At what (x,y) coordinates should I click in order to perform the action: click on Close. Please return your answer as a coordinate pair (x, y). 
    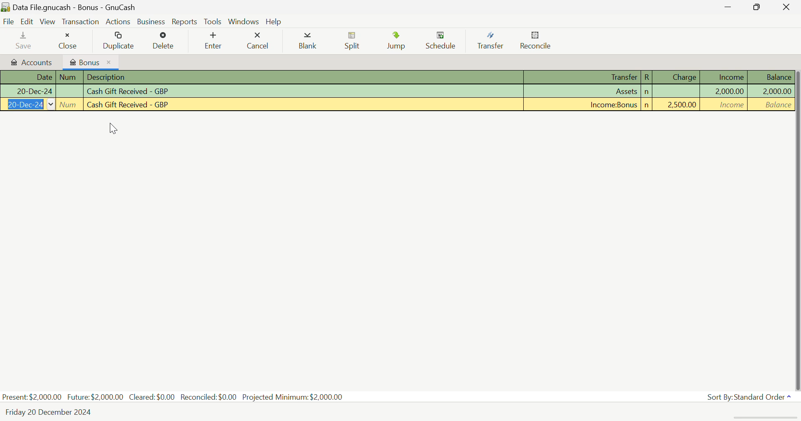
    Looking at the image, I should click on (67, 39).